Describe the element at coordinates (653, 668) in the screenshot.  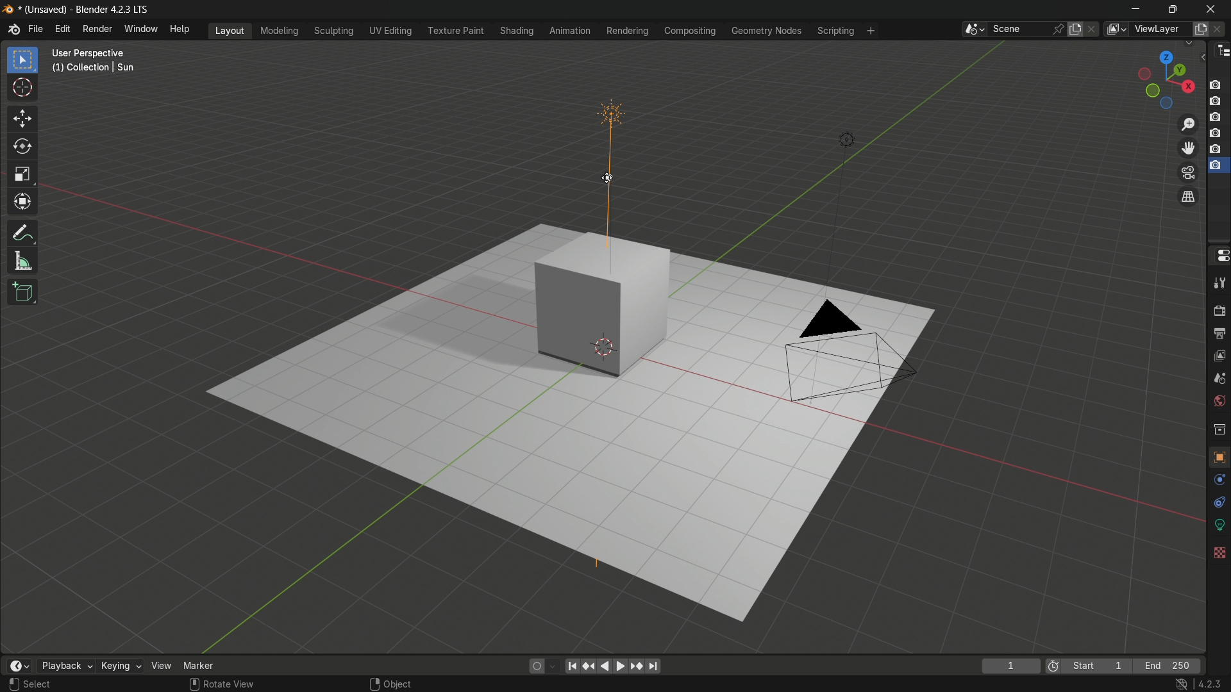
I see `jump to endpoint` at that location.